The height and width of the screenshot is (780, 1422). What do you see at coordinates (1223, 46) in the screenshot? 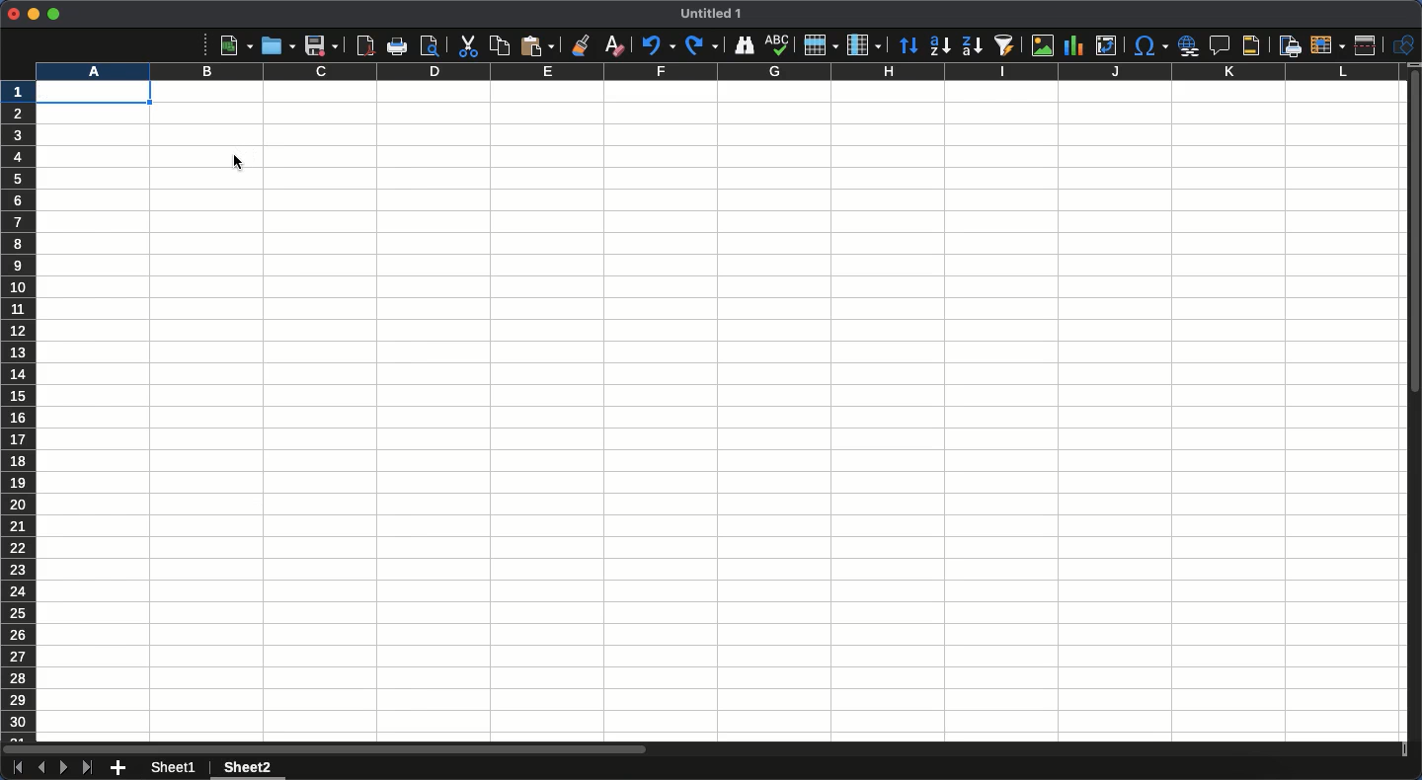
I see `Insert comment` at bounding box center [1223, 46].